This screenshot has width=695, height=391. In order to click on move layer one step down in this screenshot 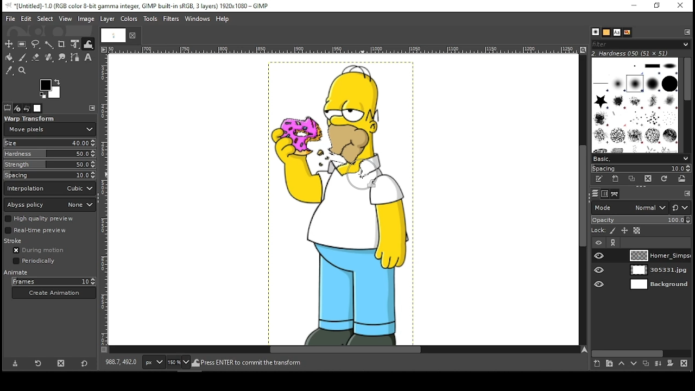, I will do `click(634, 365)`.